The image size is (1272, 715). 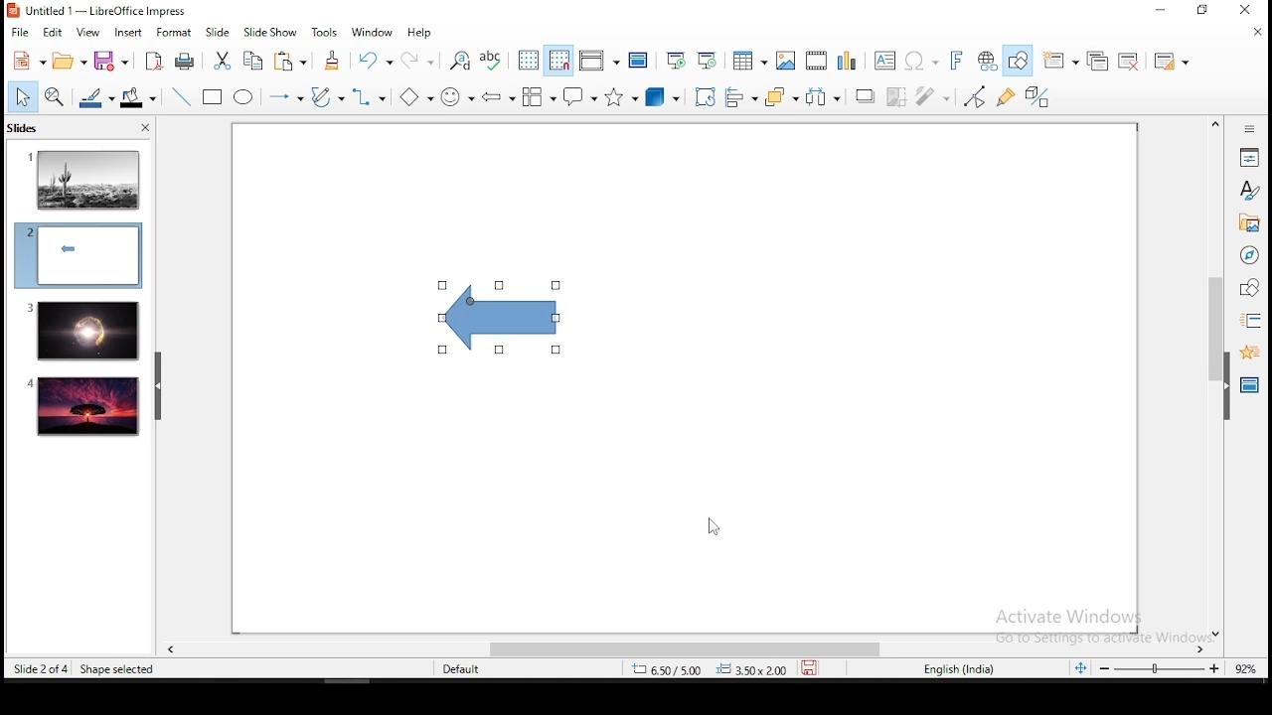 What do you see at coordinates (1249, 225) in the screenshot?
I see `gallery` at bounding box center [1249, 225].